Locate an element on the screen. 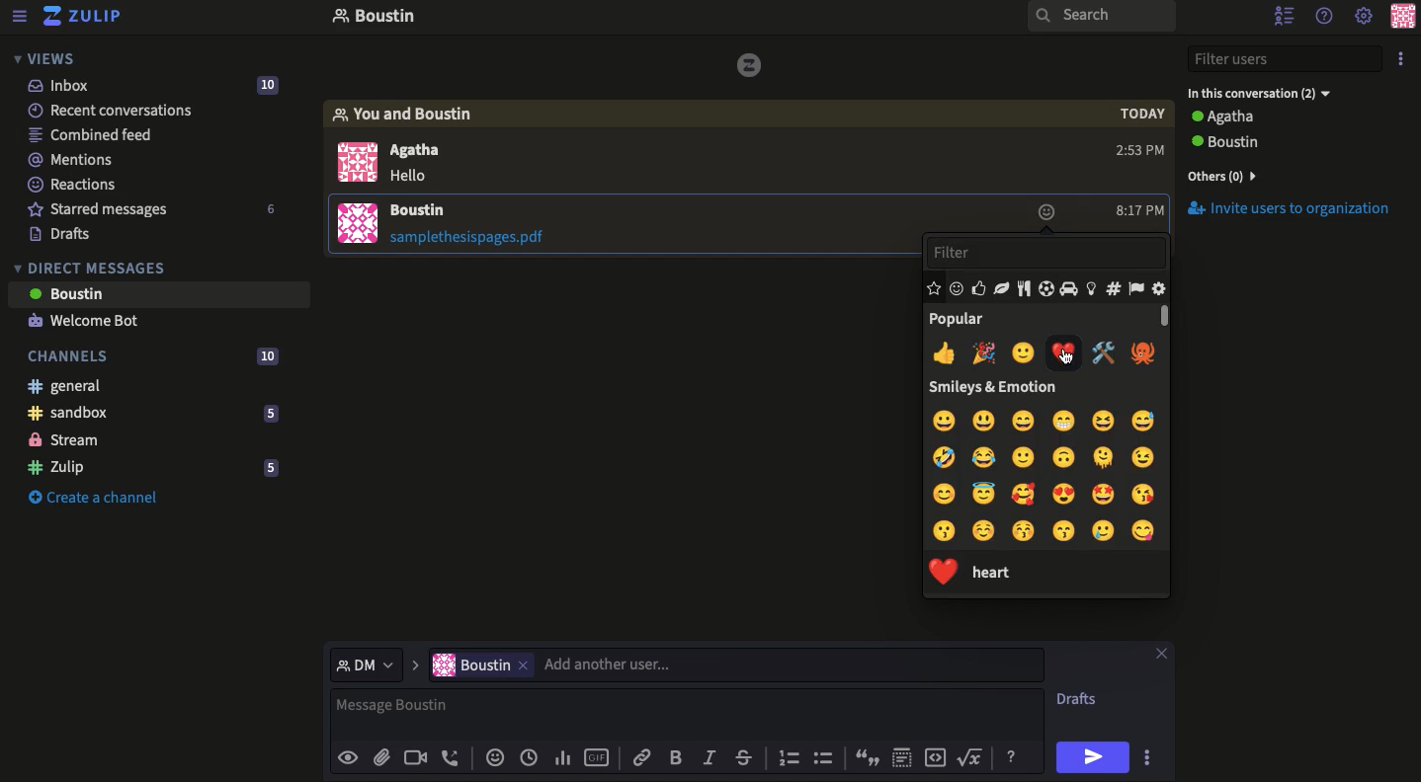  grinning is located at coordinates (941, 419).